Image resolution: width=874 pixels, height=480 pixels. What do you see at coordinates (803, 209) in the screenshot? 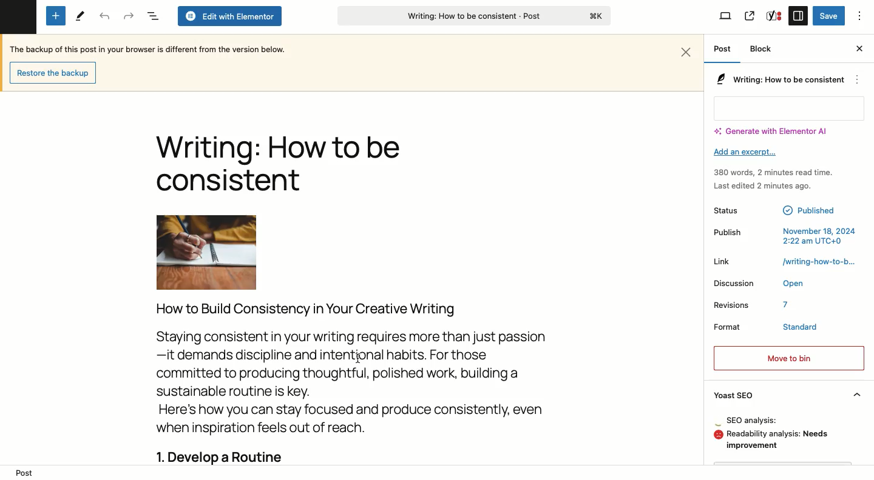
I see `Published` at bounding box center [803, 209].